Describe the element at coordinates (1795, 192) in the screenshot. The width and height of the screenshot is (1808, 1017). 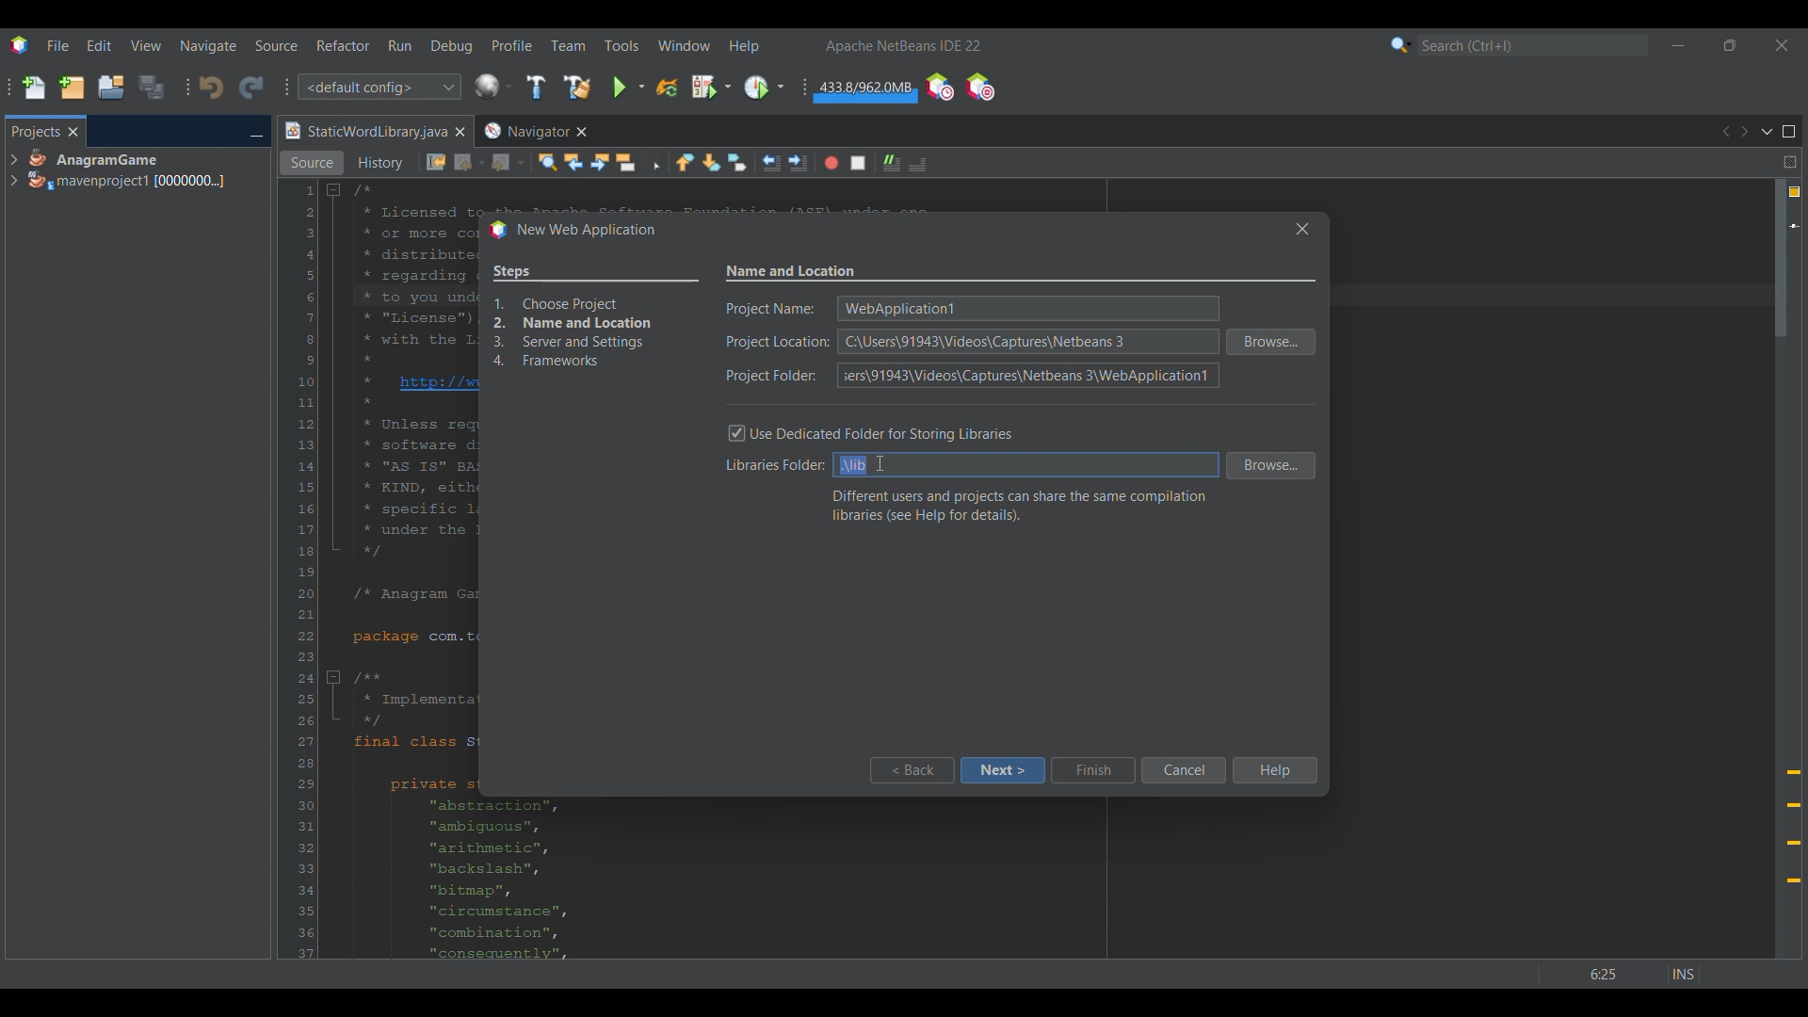
I see `4 warnings` at that location.